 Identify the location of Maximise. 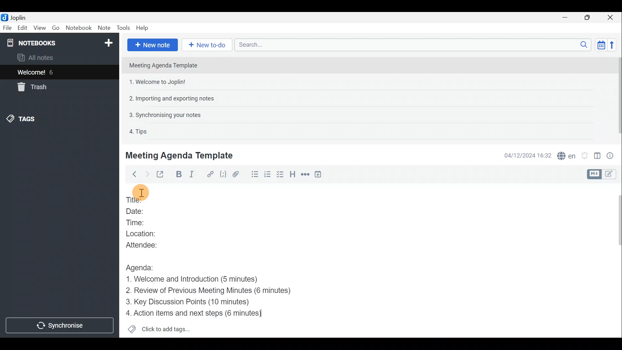
(588, 18).